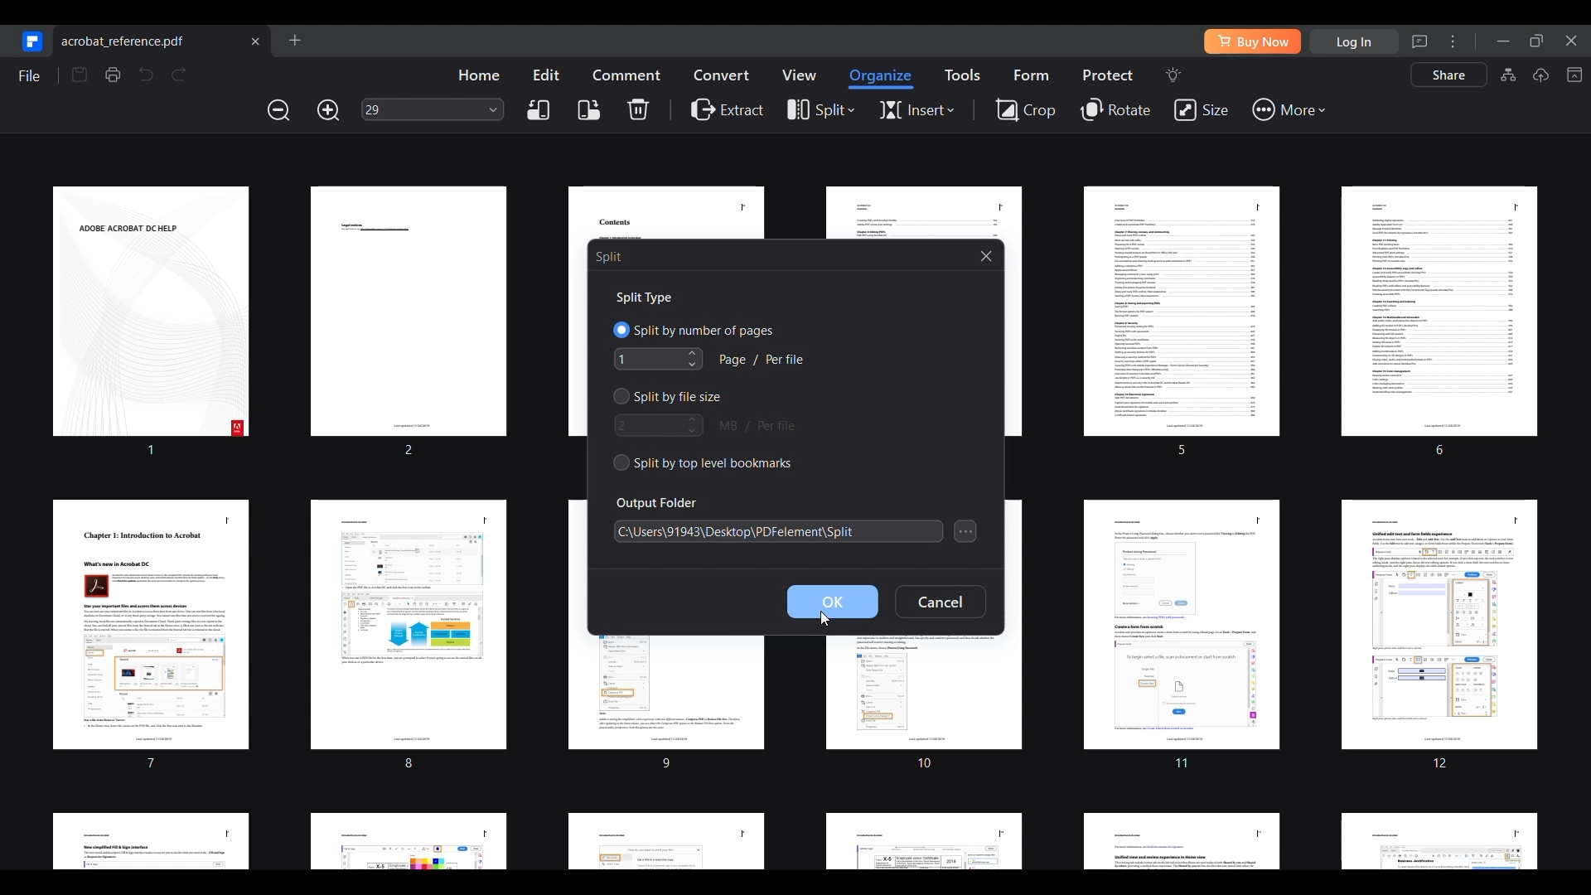  I want to click on Buy software, so click(1252, 41).